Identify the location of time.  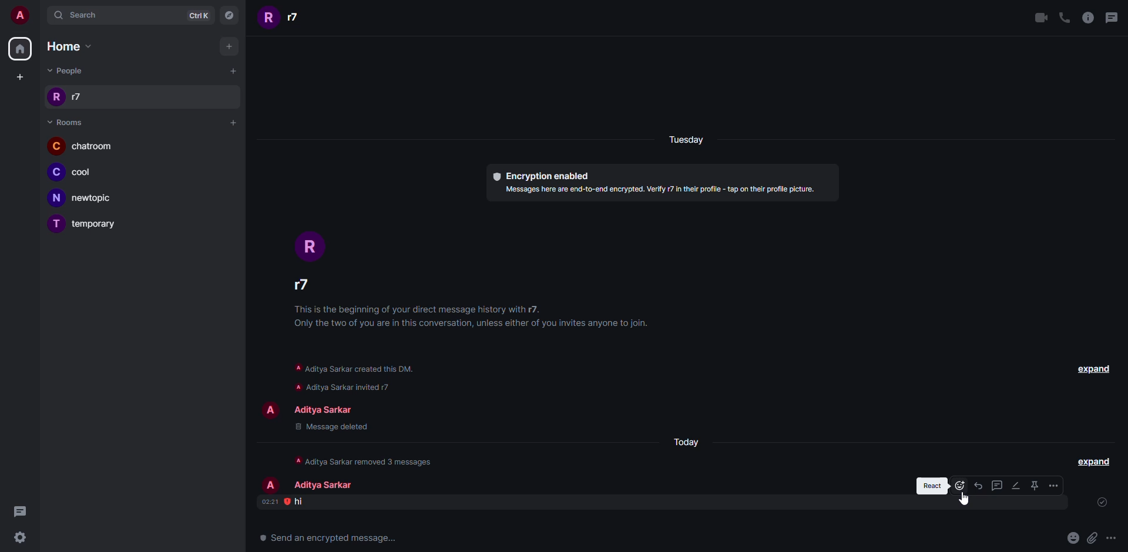
(268, 501).